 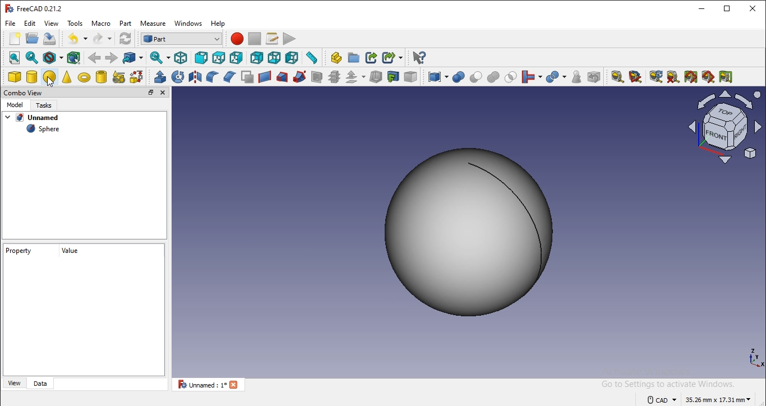 What do you see at coordinates (50, 58) in the screenshot?
I see `draw style` at bounding box center [50, 58].